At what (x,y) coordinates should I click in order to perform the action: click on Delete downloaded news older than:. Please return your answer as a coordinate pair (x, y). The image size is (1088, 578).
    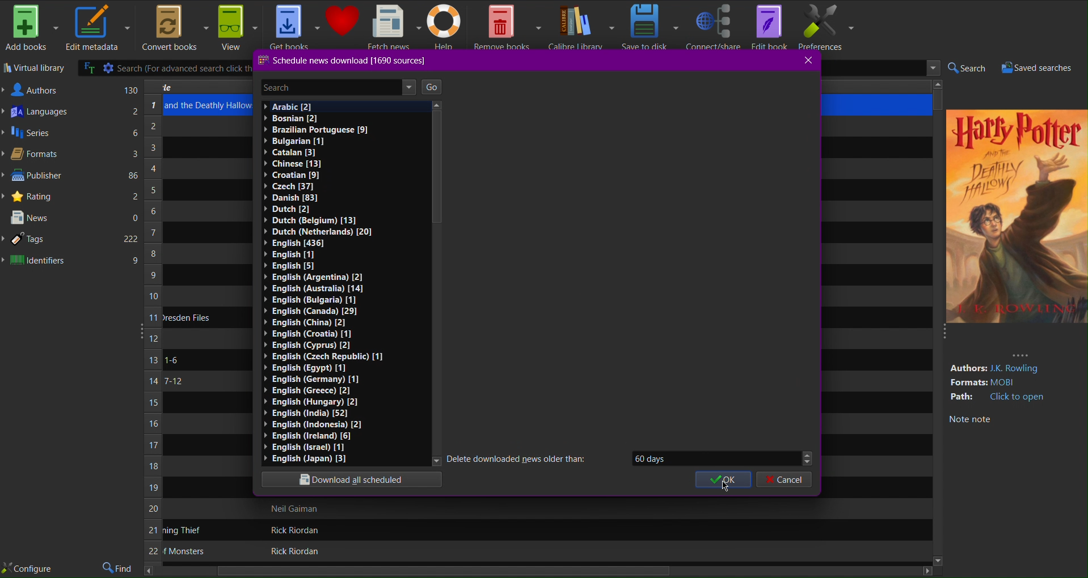
    Looking at the image, I should click on (522, 458).